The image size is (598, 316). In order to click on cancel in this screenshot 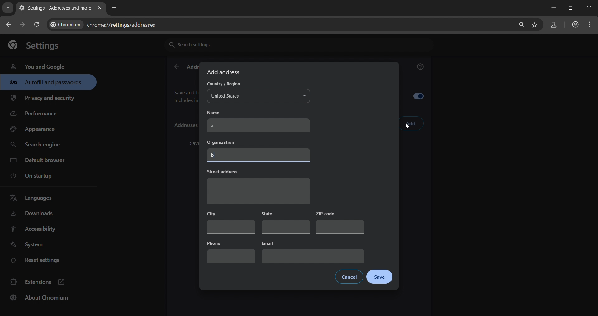, I will do `click(349, 277)`.